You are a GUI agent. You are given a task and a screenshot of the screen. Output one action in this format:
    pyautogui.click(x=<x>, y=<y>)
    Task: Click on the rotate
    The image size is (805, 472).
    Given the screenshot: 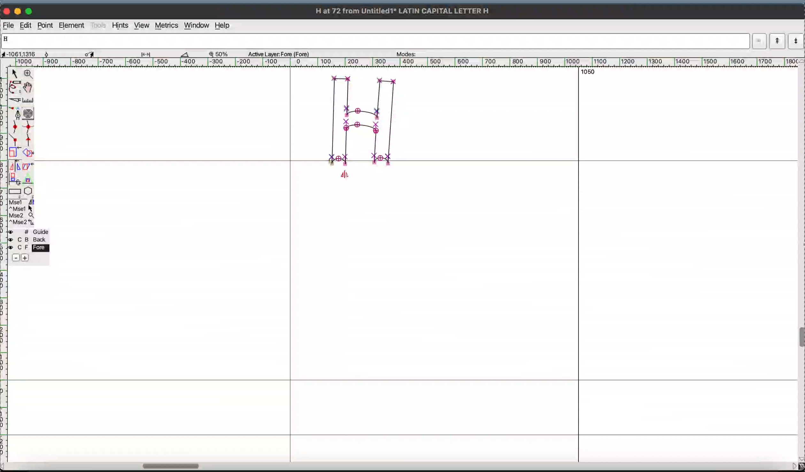 What is the action you would take?
    pyautogui.click(x=28, y=153)
    